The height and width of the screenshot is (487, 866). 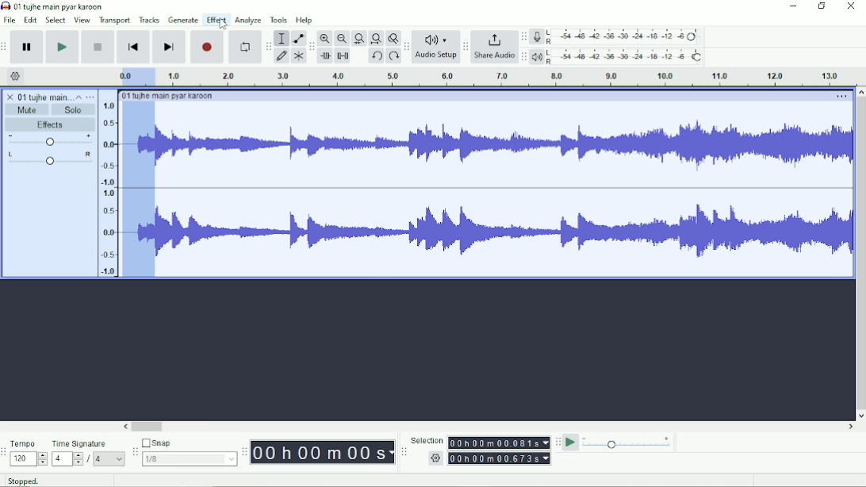 What do you see at coordinates (359, 40) in the screenshot?
I see `Fit selection to width` at bounding box center [359, 40].